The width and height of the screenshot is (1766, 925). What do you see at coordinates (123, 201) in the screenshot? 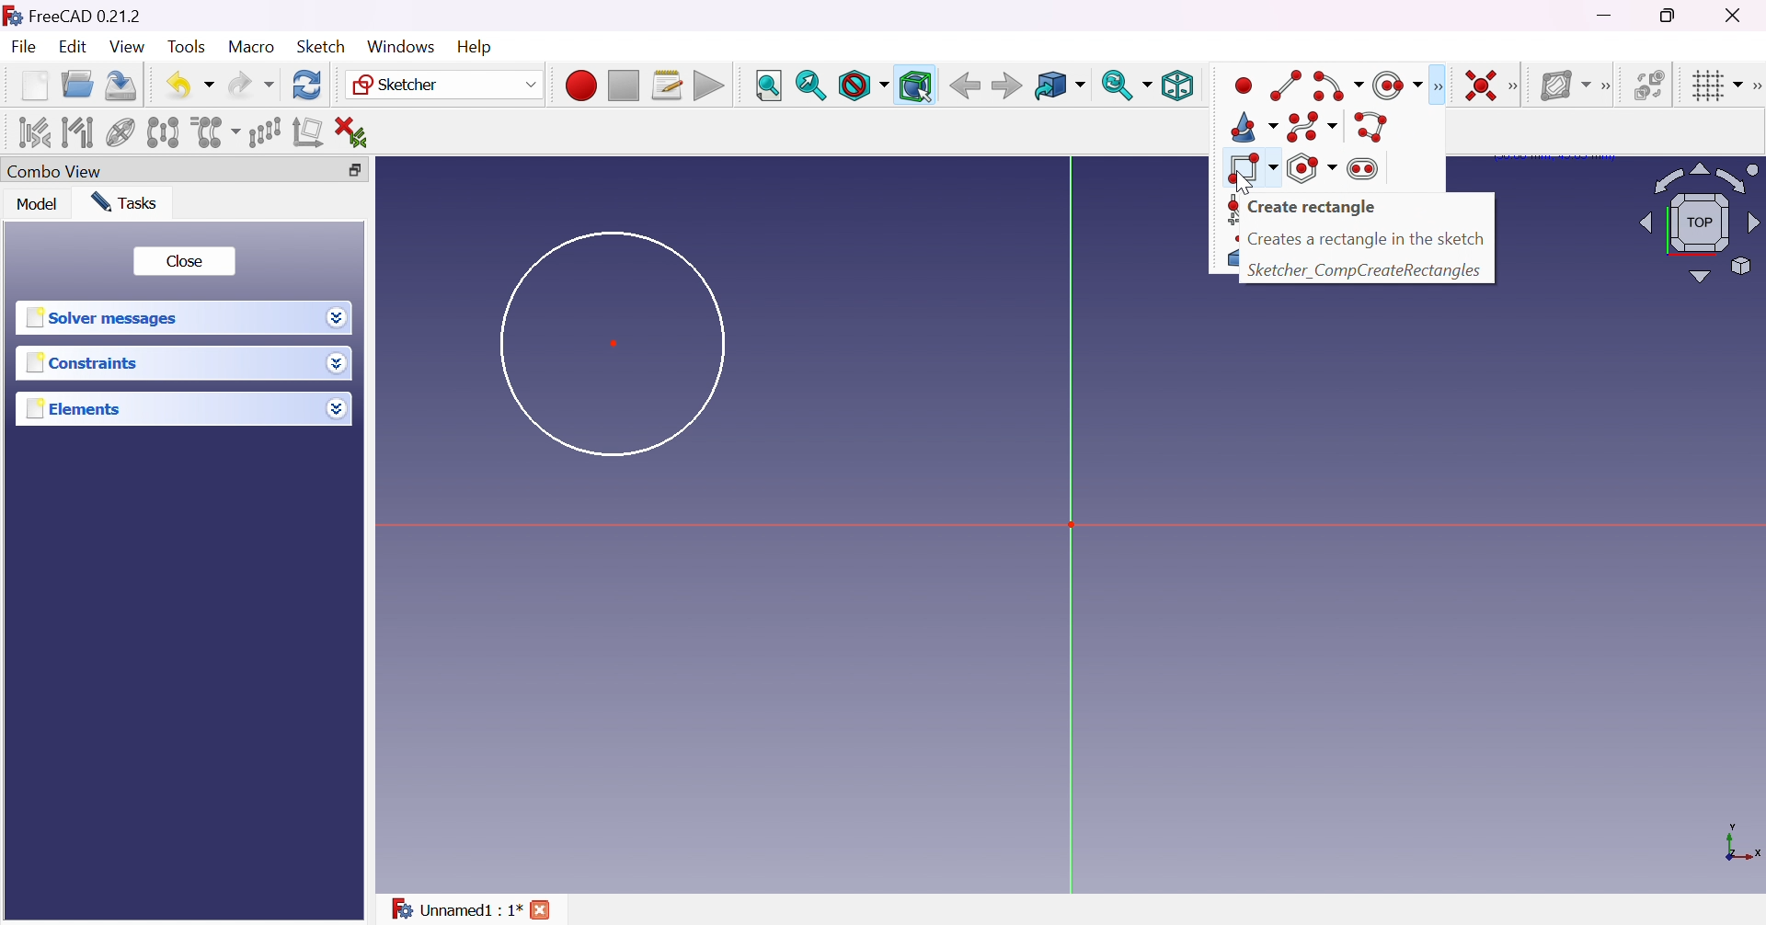
I see `Tasks` at bounding box center [123, 201].